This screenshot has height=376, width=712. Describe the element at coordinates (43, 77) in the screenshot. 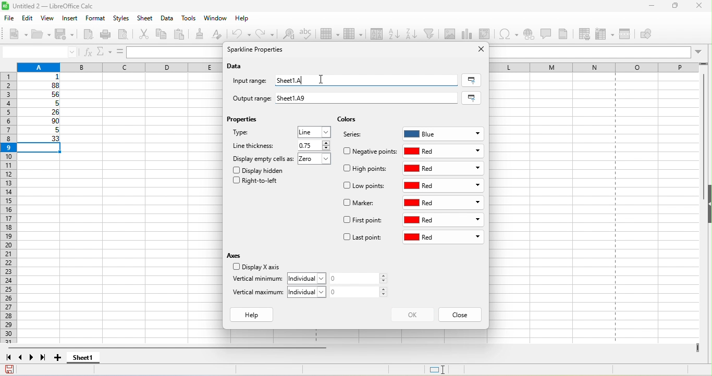

I see `1` at that location.